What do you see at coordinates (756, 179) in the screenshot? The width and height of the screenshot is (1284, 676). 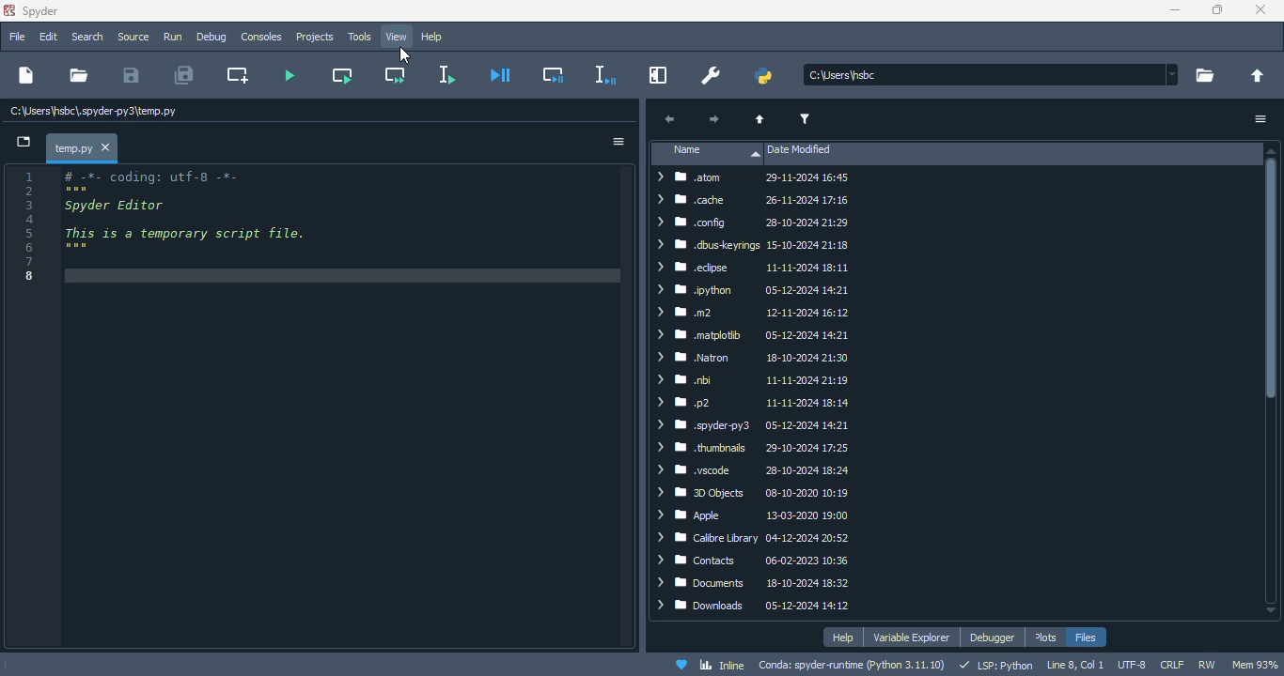 I see `.atom` at bounding box center [756, 179].